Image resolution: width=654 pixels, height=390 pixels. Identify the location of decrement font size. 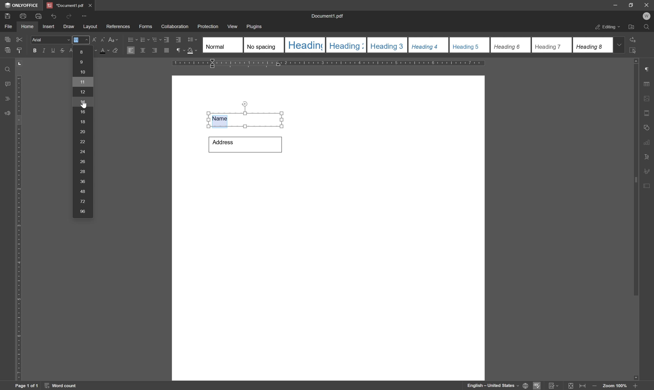
(102, 40).